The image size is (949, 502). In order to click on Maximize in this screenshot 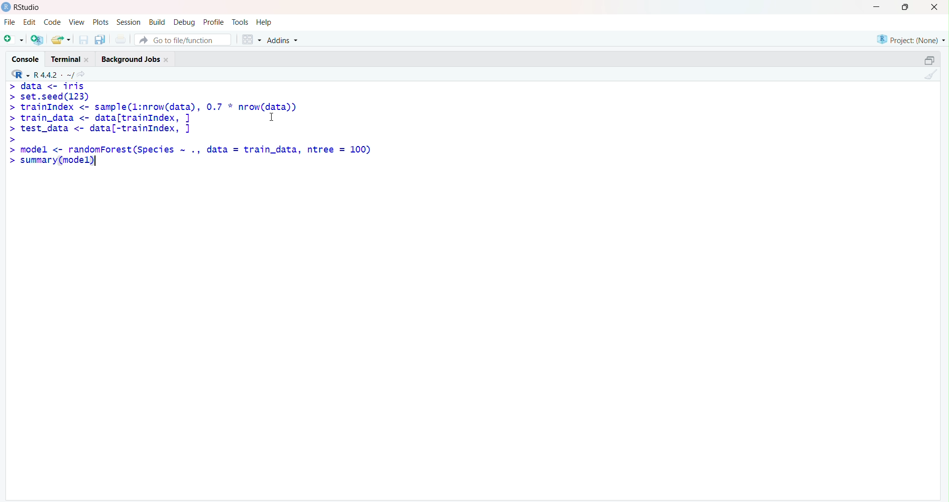, I will do `click(904, 7)`.